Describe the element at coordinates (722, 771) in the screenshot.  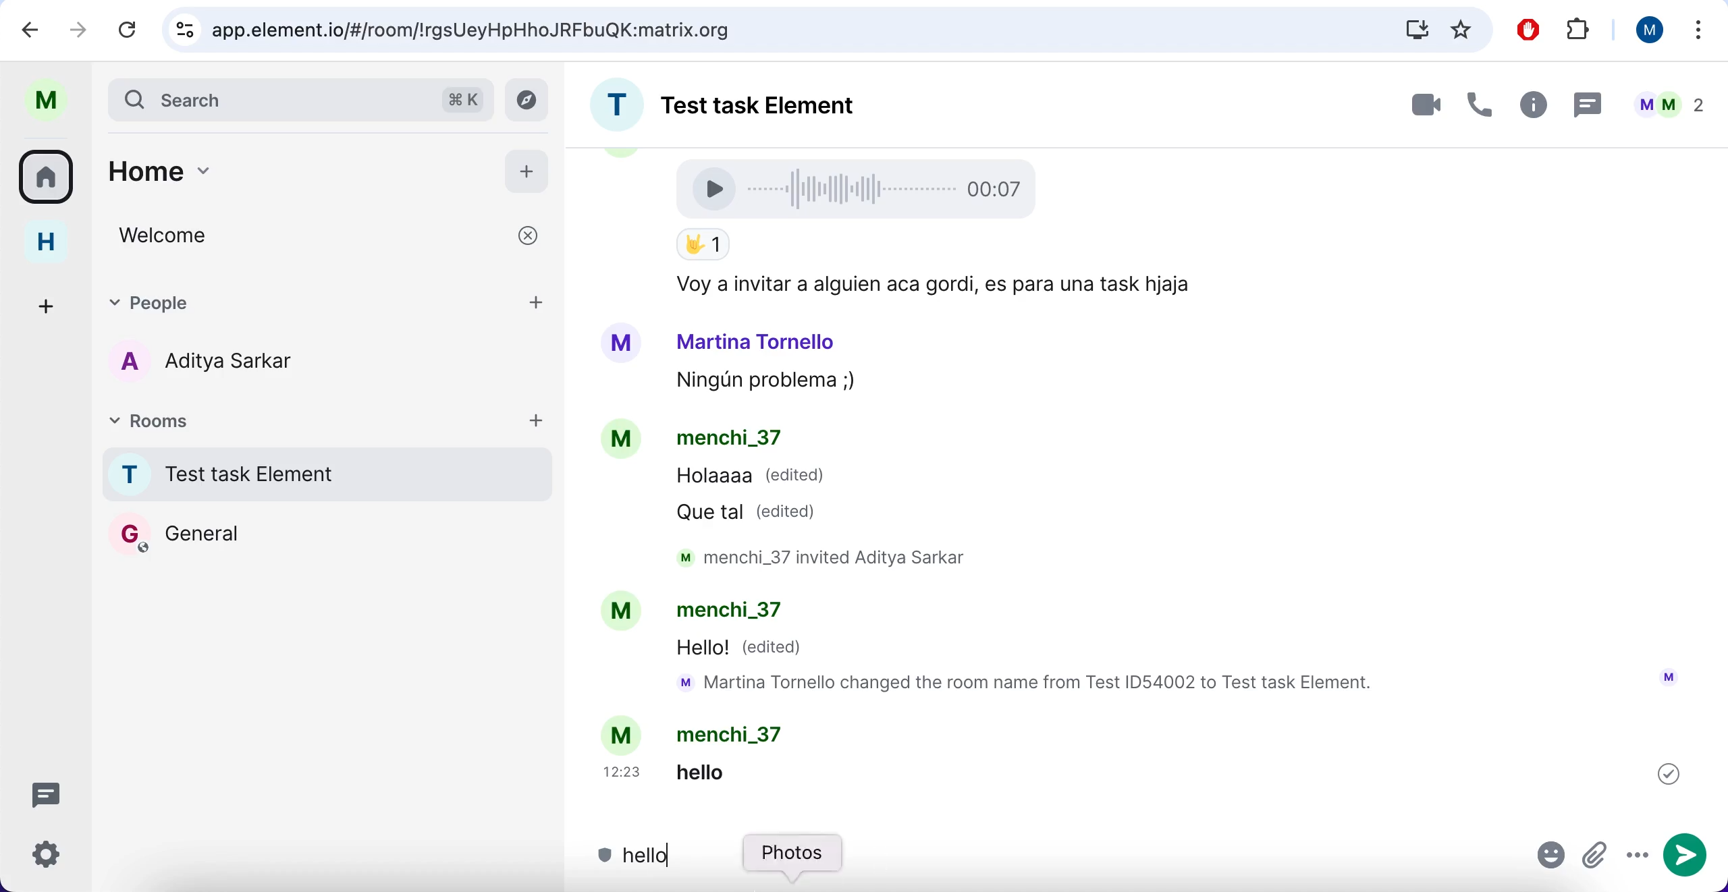
I see `helio` at that location.